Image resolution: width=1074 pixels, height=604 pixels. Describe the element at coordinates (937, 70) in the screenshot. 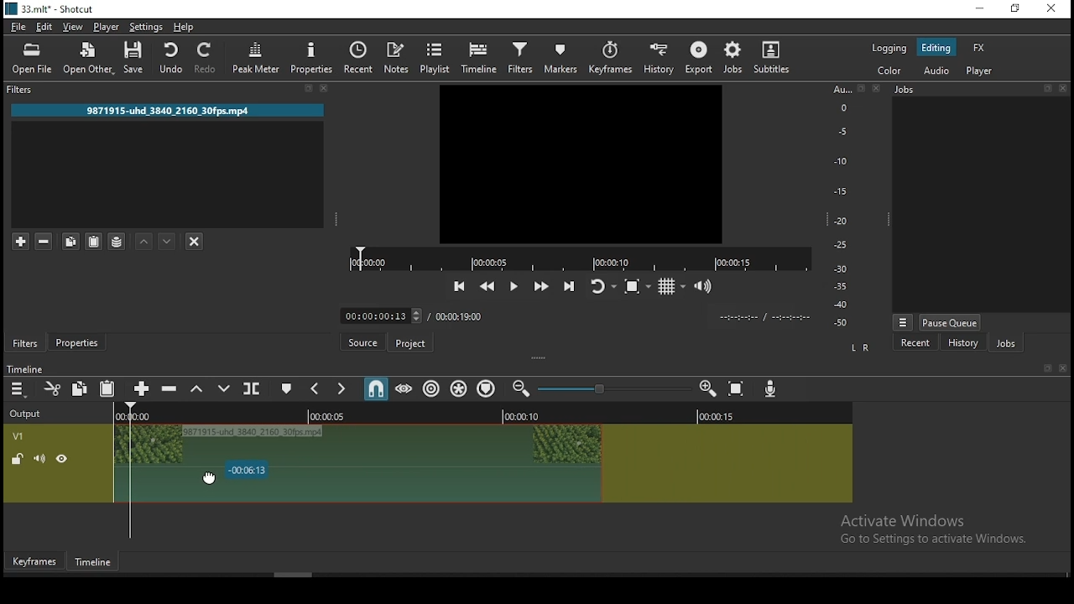

I see `audio` at that location.